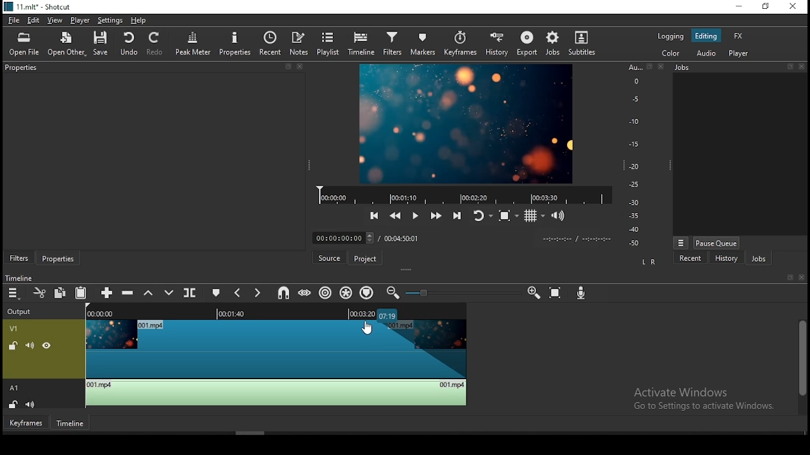 This screenshot has width=810, height=455. What do you see at coordinates (766, 7) in the screenshot?
I see `restore` at bounding box center [766, 7].